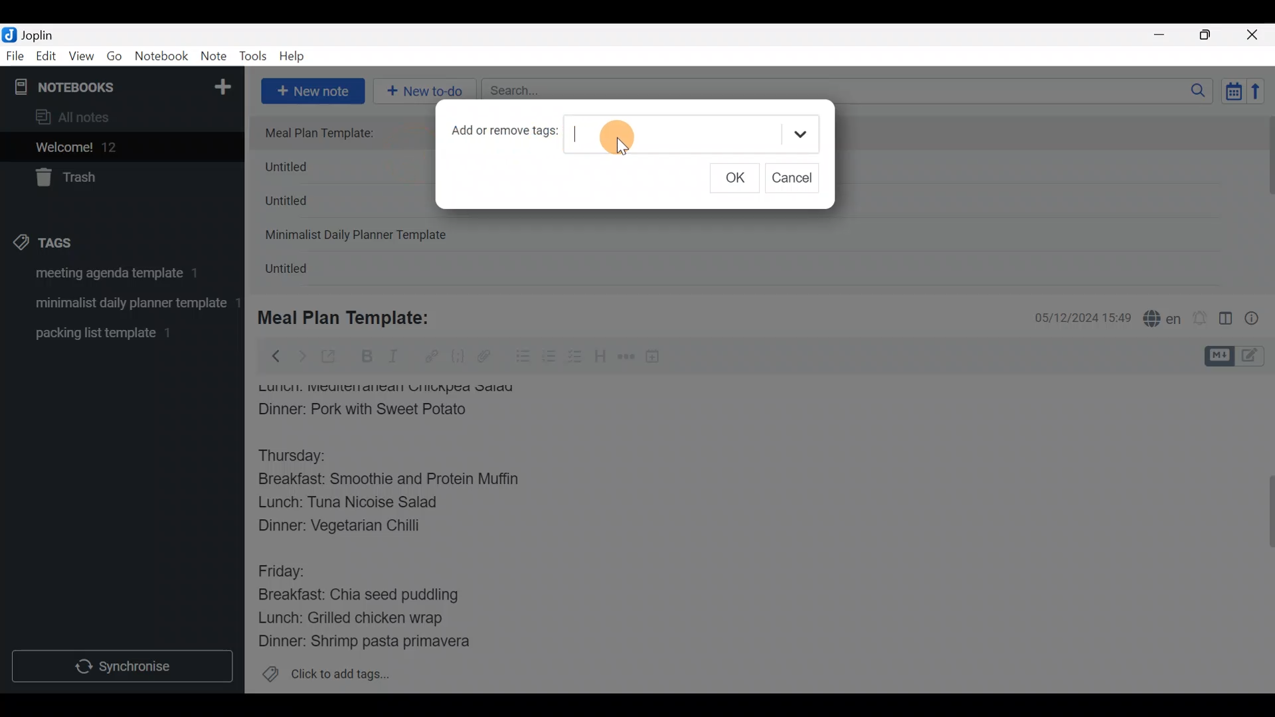 This screenshot has height=717, width=1275. I want to click on Breakfast: Smoothie and Protein Muffin, so click(389, 482).